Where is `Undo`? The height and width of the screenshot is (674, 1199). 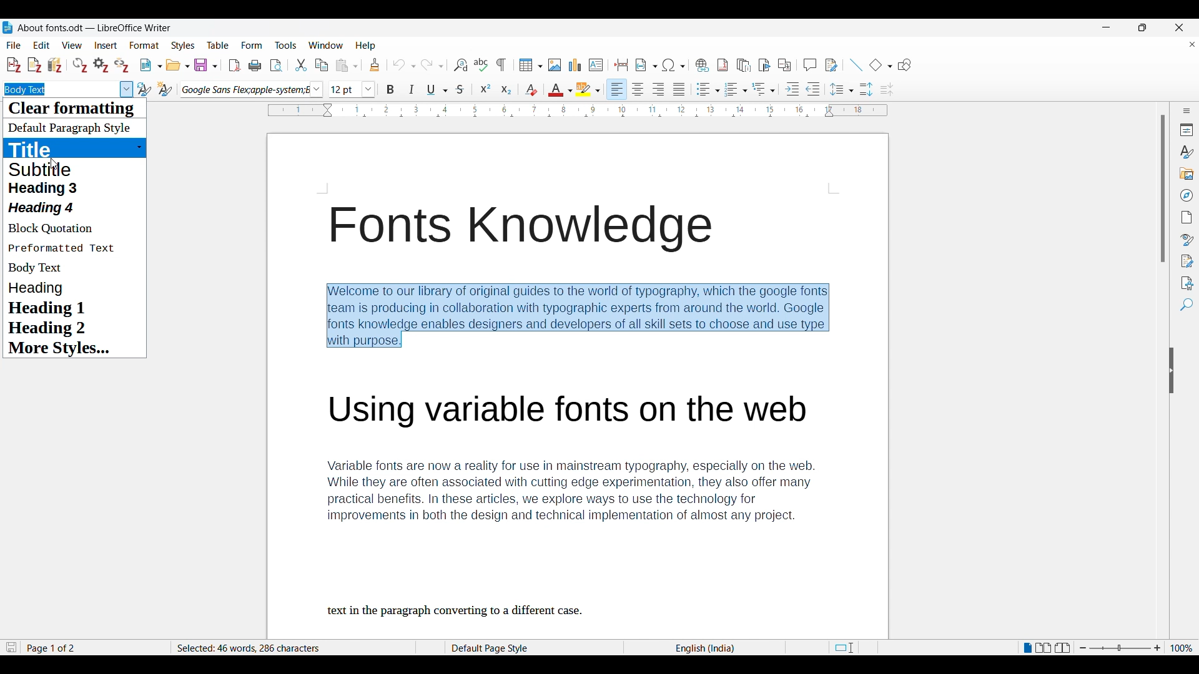
Undo is located at coordinates (404, 65).